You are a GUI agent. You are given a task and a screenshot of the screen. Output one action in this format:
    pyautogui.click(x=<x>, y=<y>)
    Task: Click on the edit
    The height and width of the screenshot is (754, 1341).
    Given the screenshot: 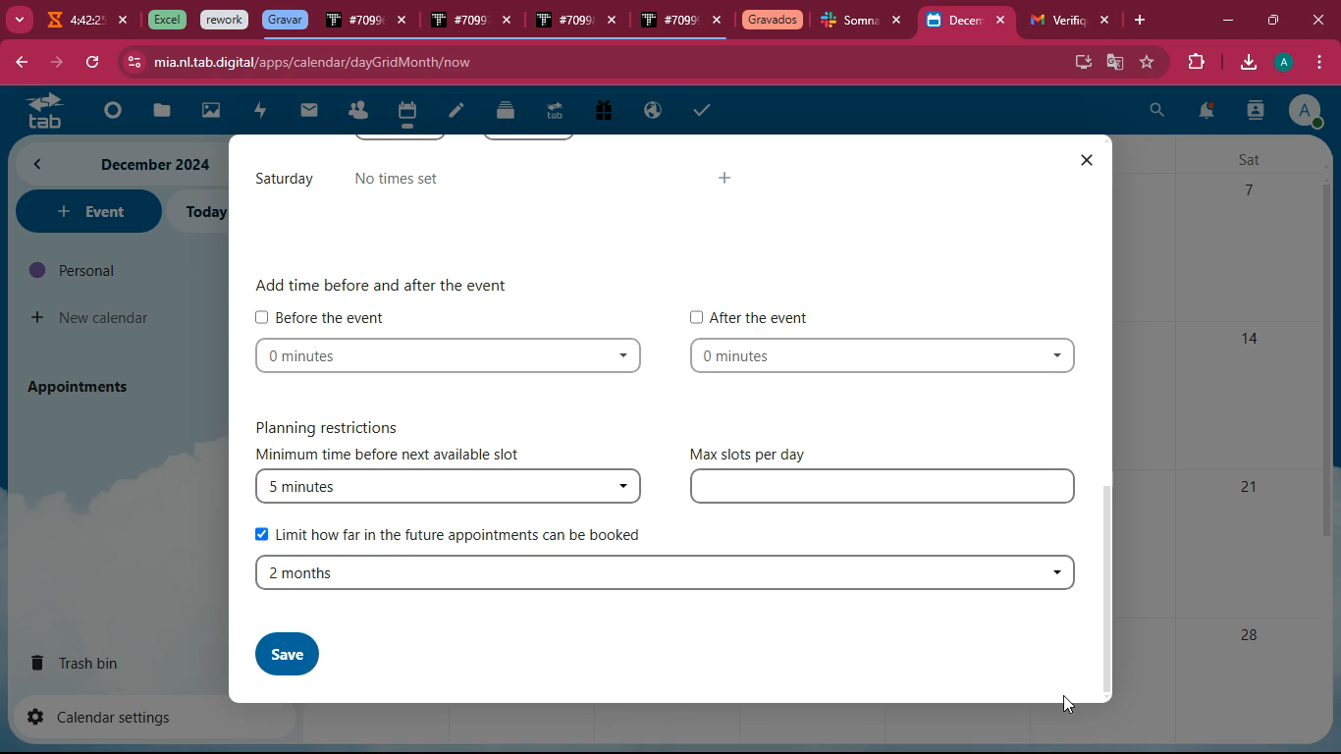 What is the action you would take?
    pyautogui.click(x=456, y=113)
    